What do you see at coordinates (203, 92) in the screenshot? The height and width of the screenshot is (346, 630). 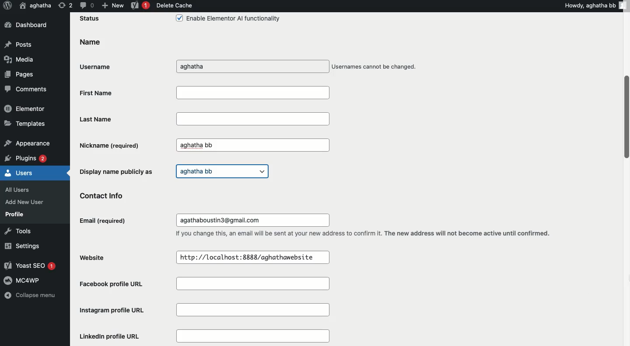 I see `First Name` at bounding box center [203, 92].